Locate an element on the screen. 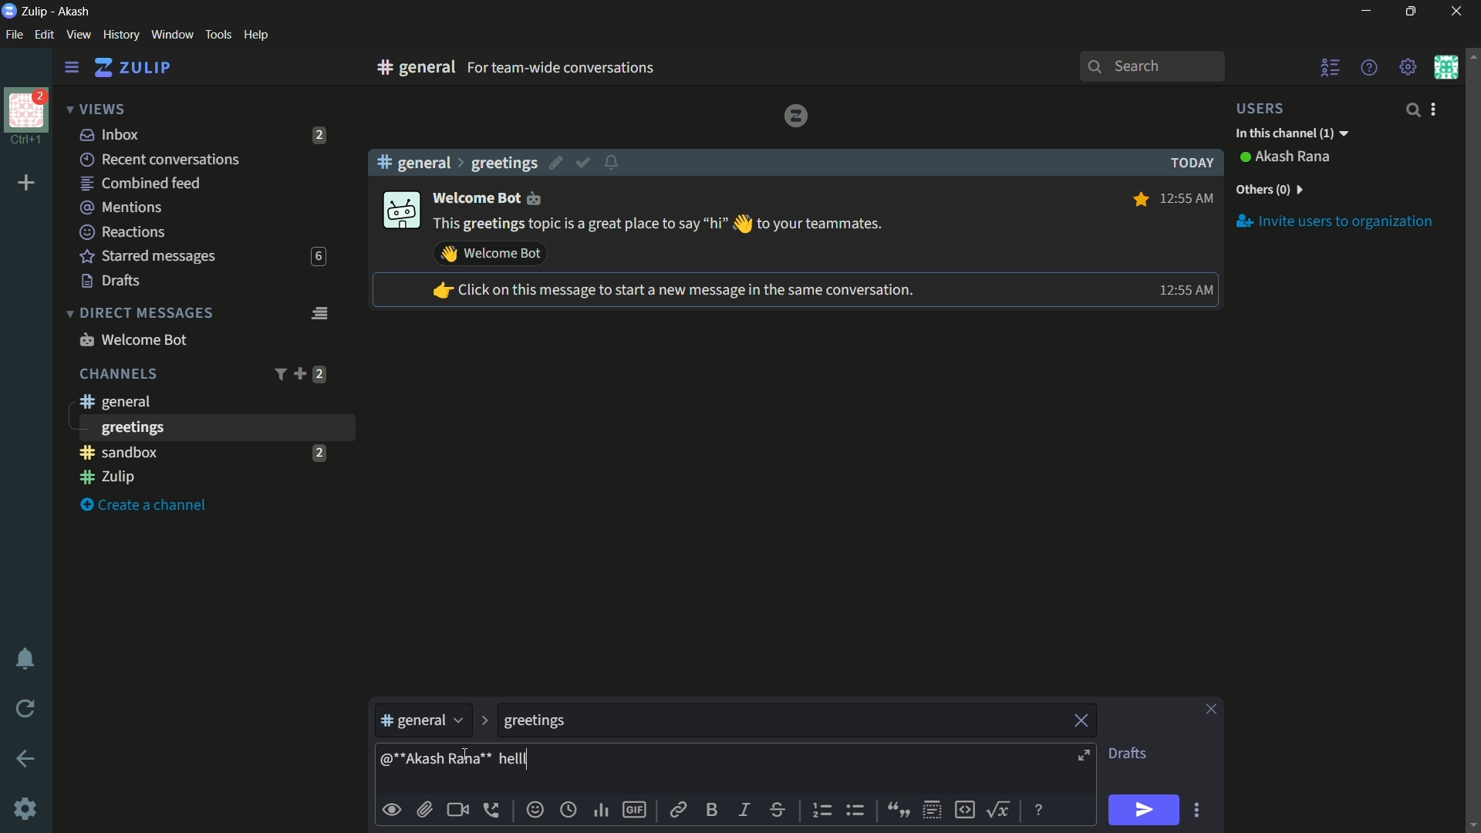 This screenshot has height=833, width=1481. invite users to organization is located at coordinates (1335, 221).